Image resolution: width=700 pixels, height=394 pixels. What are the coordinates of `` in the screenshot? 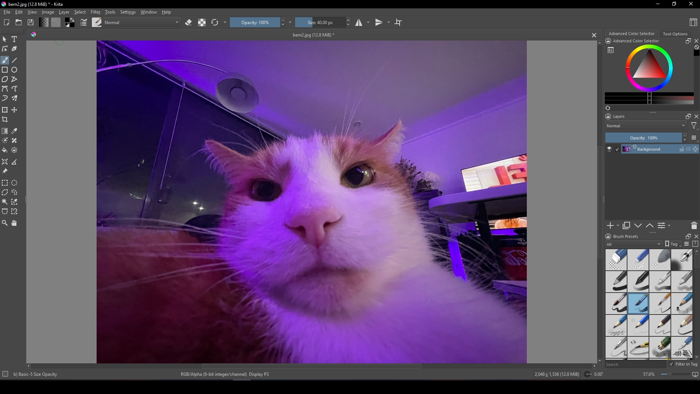 It's located at (84, 22).